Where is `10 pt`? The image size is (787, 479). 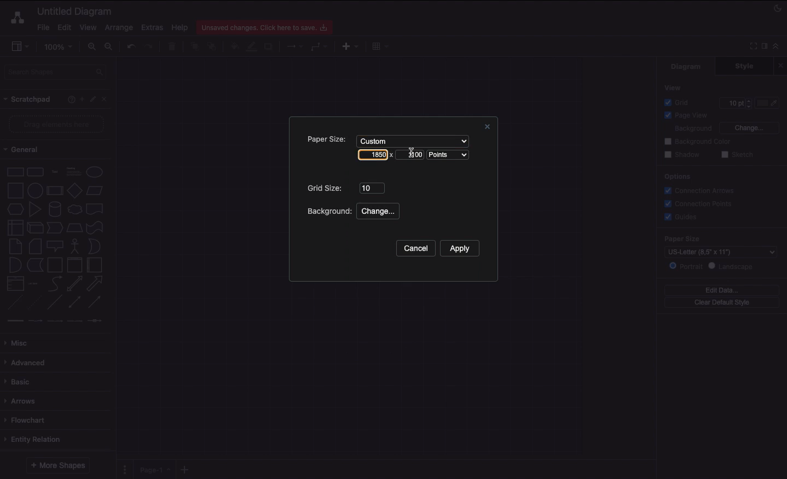 10 pt is located at coordinates (734, 102).